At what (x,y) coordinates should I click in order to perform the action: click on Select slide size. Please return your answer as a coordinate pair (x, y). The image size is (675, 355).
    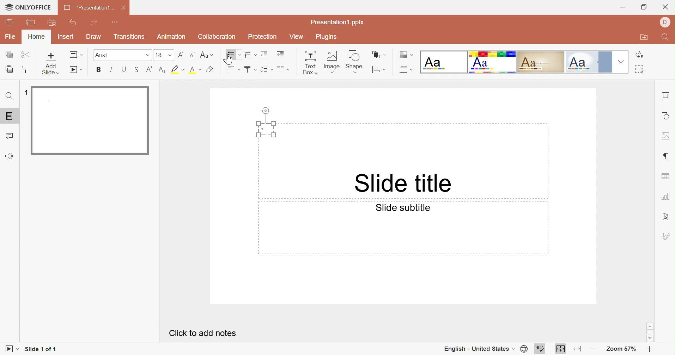
    Looking at the image, I should click on (407, 70).